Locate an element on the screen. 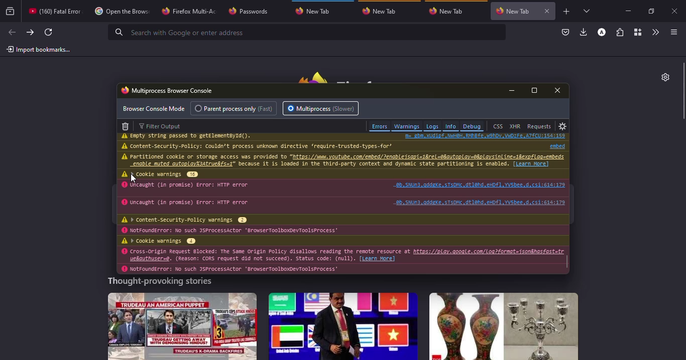  reload is located at coordinates (48, 32).